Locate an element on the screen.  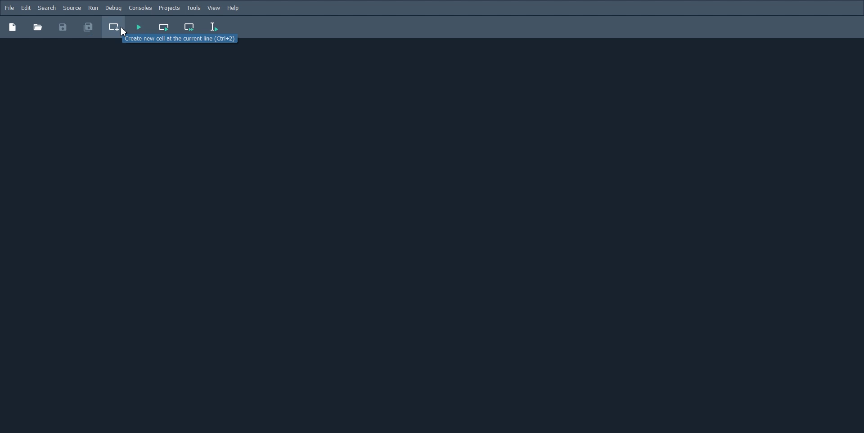
Cursor is located at coordinates (124, 32).